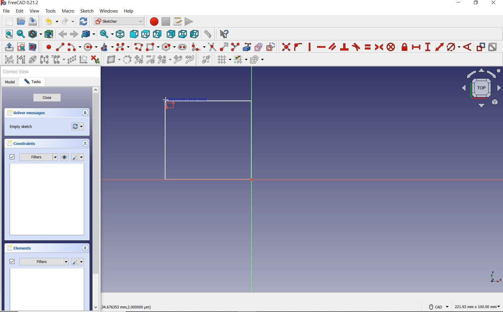 The width and height of the screenshot is (503, 312). Describe the element at coordinates (83, 22) in the screenshot. I see `refresh` at that location.